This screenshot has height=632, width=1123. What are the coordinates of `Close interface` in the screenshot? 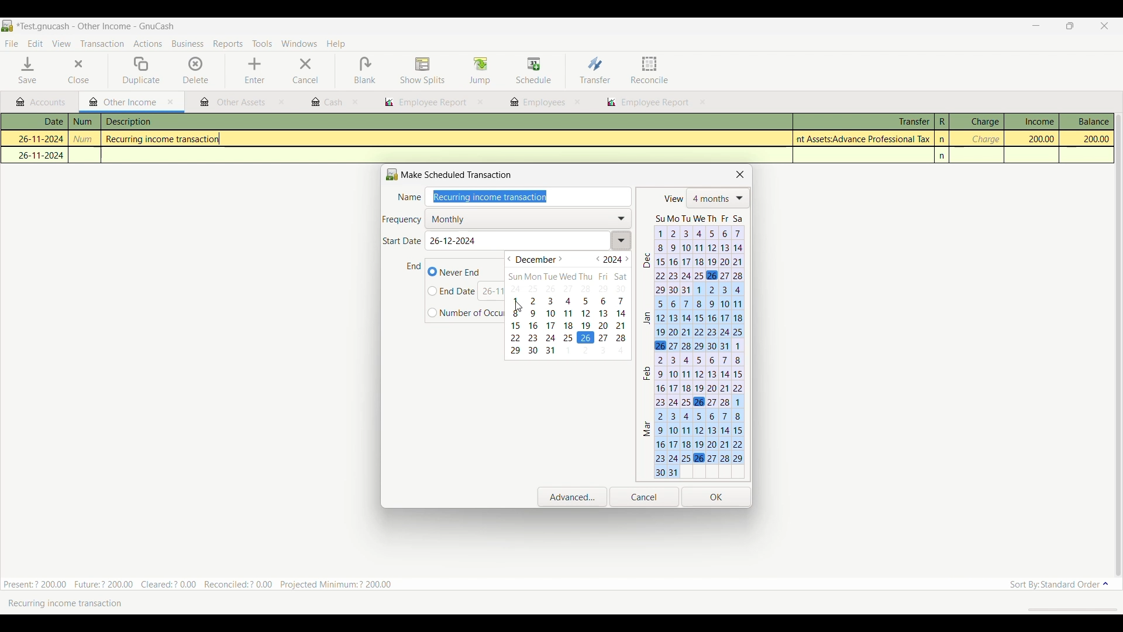 It's located at (1103, 27).